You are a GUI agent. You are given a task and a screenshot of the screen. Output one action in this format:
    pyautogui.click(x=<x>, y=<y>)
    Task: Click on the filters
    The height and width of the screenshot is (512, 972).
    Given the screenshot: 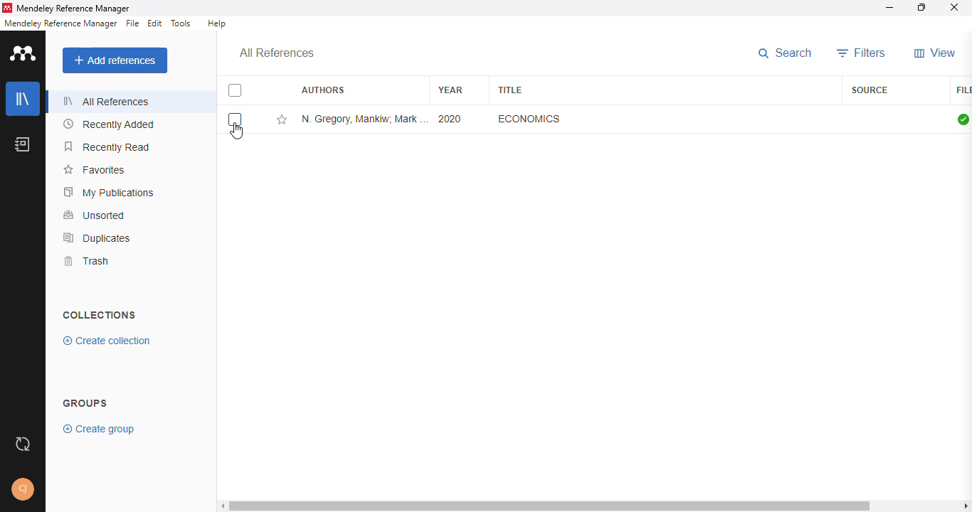 What is the action you would take?
    pyautogui.click(x=861, y=53)
    